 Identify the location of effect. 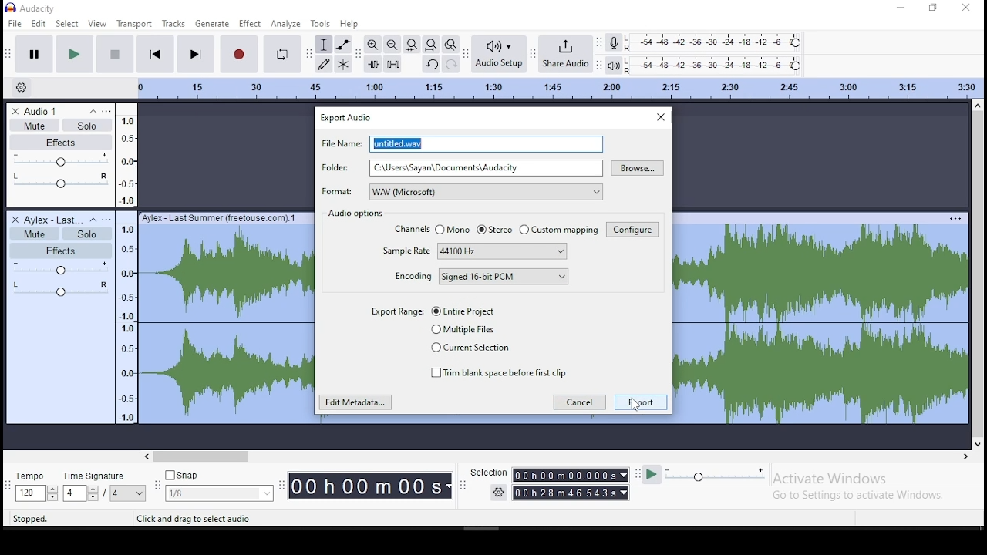
(250, 24).